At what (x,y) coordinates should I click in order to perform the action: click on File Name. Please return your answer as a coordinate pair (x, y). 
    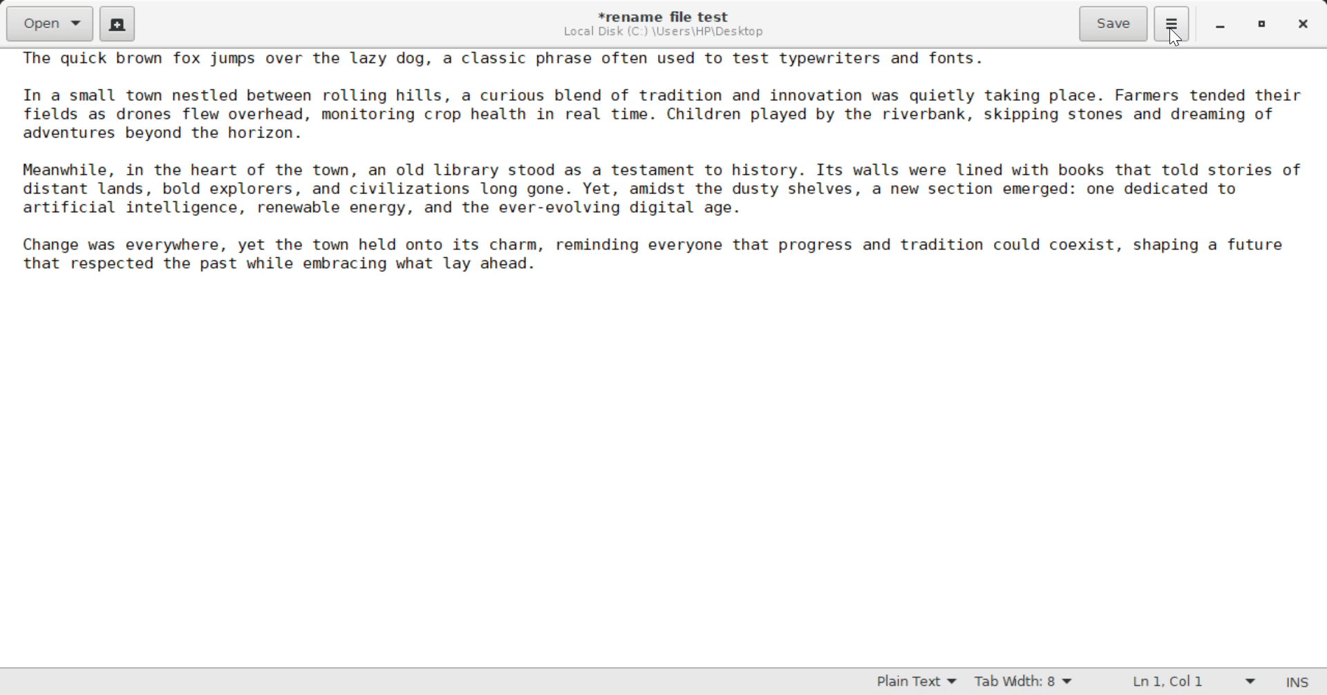
    Looking at the image, I should click on (663, 15).